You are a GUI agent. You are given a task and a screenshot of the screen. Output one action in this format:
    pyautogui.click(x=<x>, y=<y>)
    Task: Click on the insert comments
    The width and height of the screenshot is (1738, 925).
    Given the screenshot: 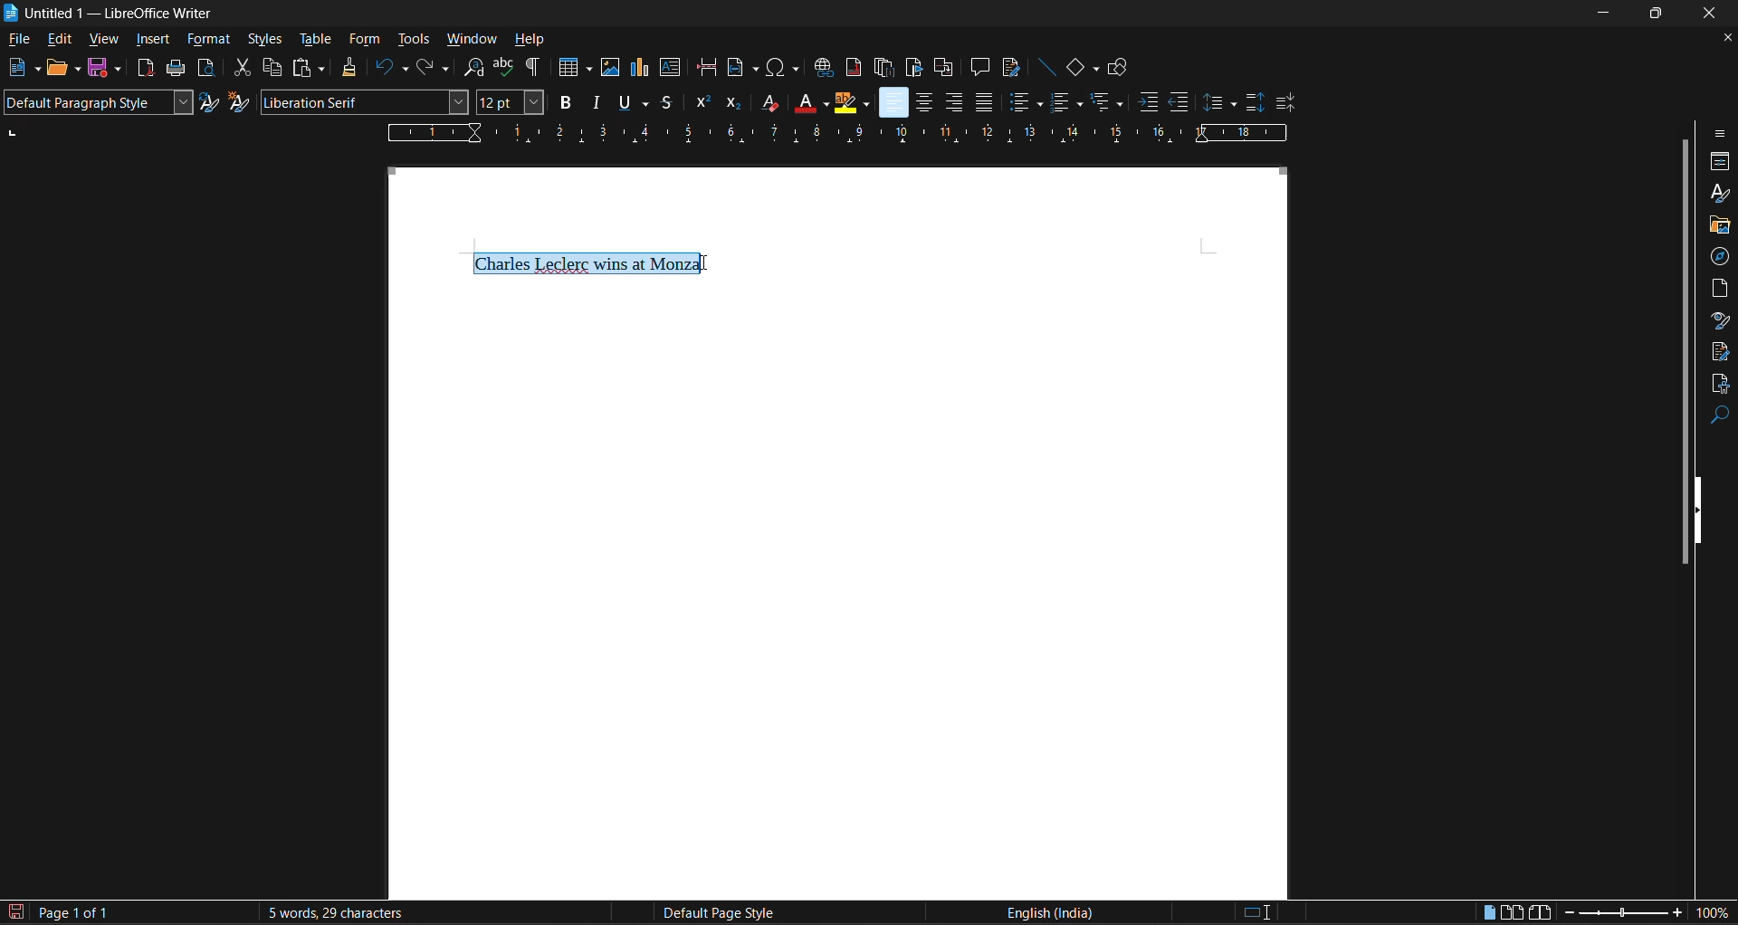 What is the action you would take?
    pyautogui.click(x=980, y=67)
    